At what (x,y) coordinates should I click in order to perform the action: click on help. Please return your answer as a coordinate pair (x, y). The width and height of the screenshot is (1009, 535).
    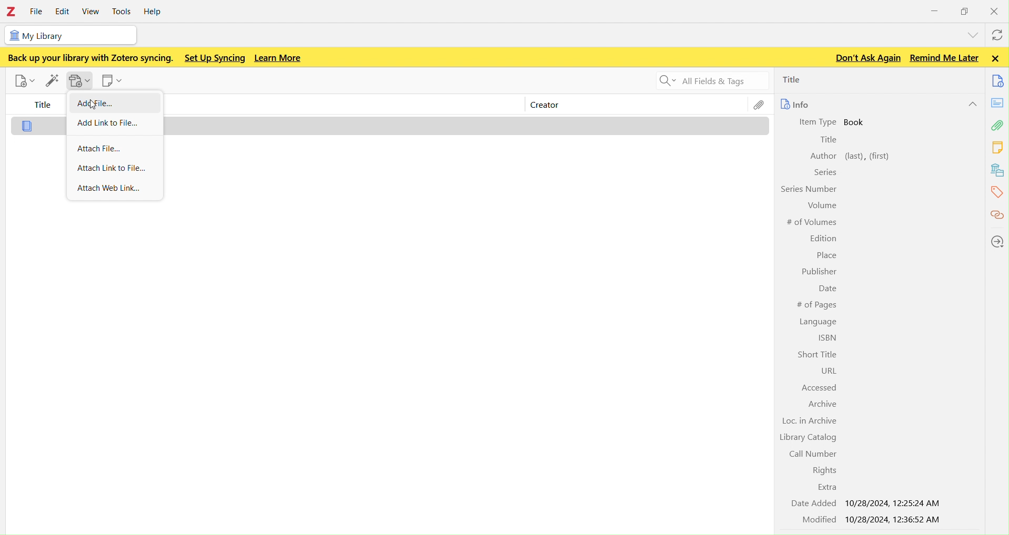
    Looking at the image, I should click on (157, 11).